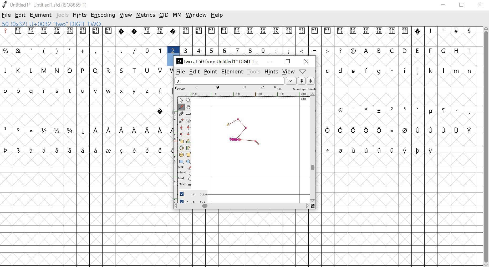 This screenshot has width=489, height=267. What do you see at coordinates (53, 24) in the screenshot?
I see `50 (0x32) U+0032 "two" DIGIT TWO` at bounding box center [53, 24].